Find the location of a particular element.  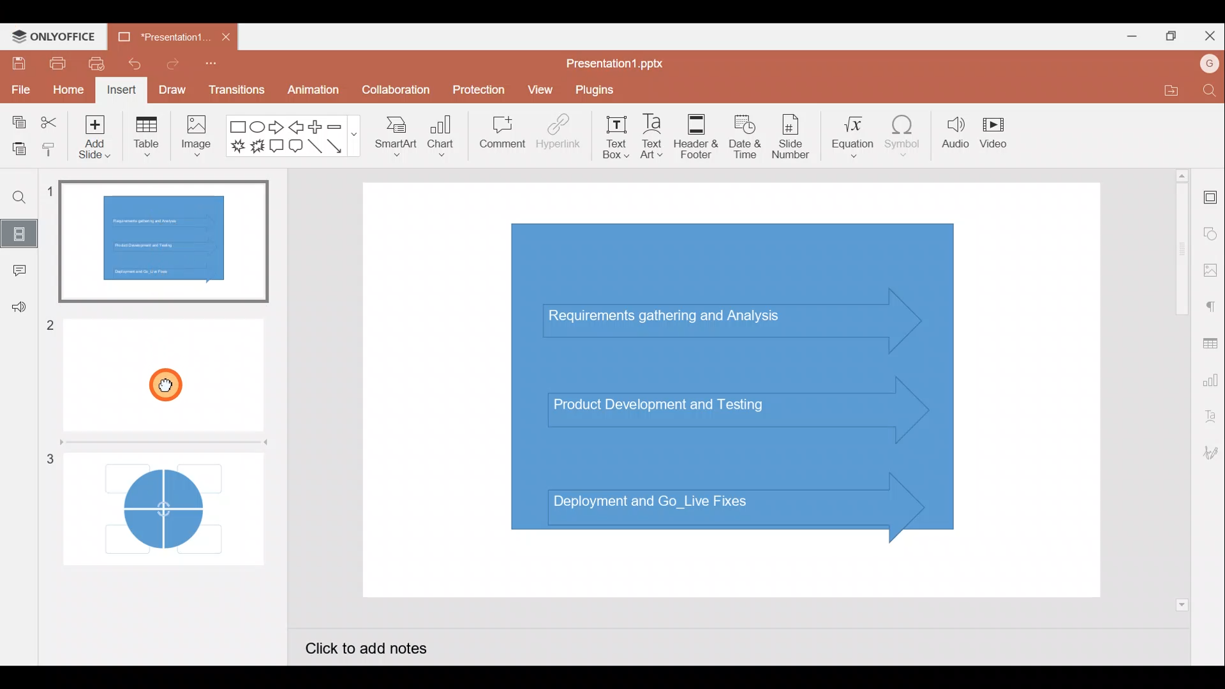

Right arrow is located at coordinates (277, 128).